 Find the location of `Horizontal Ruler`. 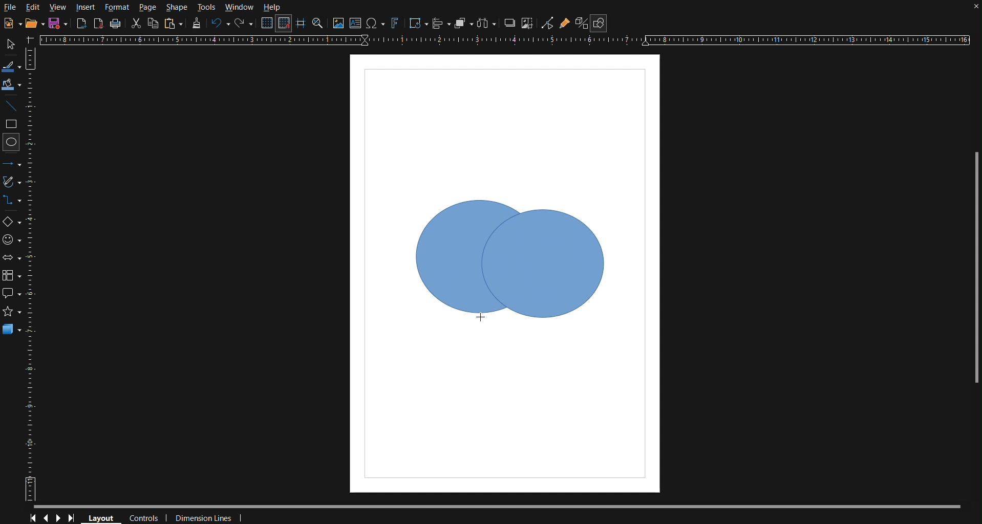

Horizontal Ruler is located at coordinates (509, 40).